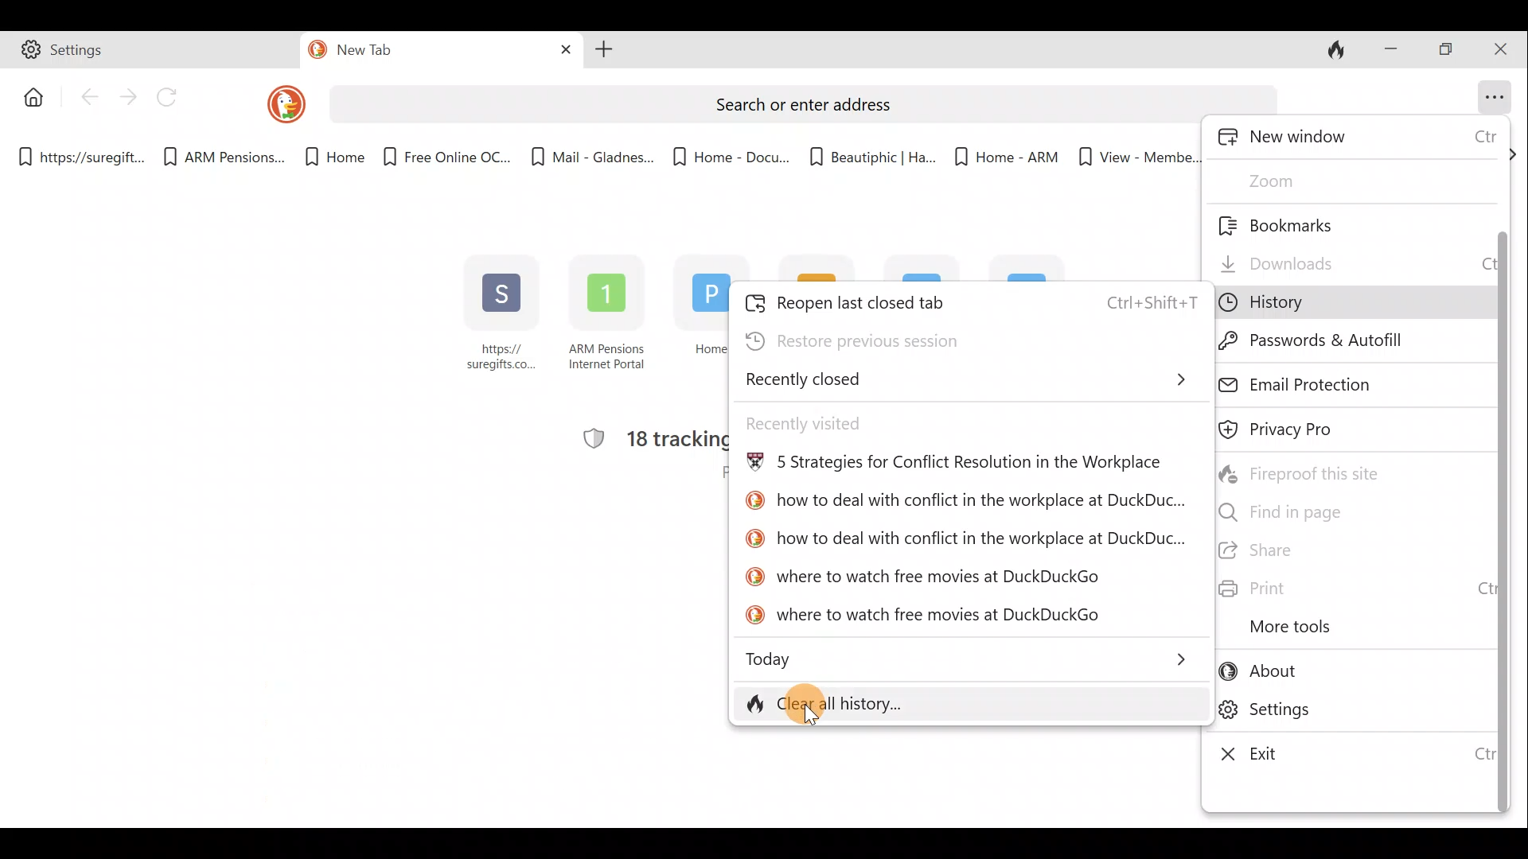  What do you see at coordinates (926, 573) in the screenshot?
I see `where to watch free movies at DuckDuckGo` at bounding box center [926, 573].